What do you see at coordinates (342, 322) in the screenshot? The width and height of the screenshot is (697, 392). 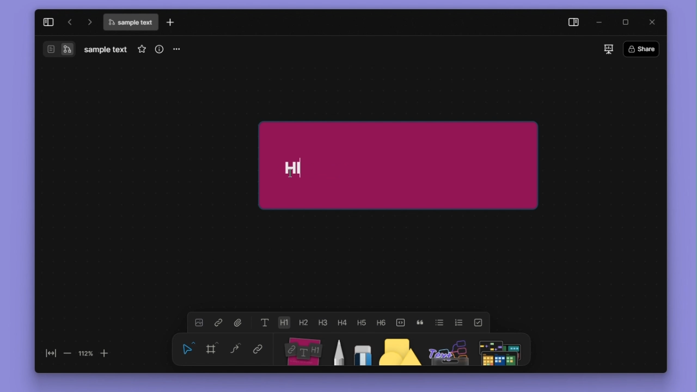 I see `Heading 4` at bounding box center [342, 322].